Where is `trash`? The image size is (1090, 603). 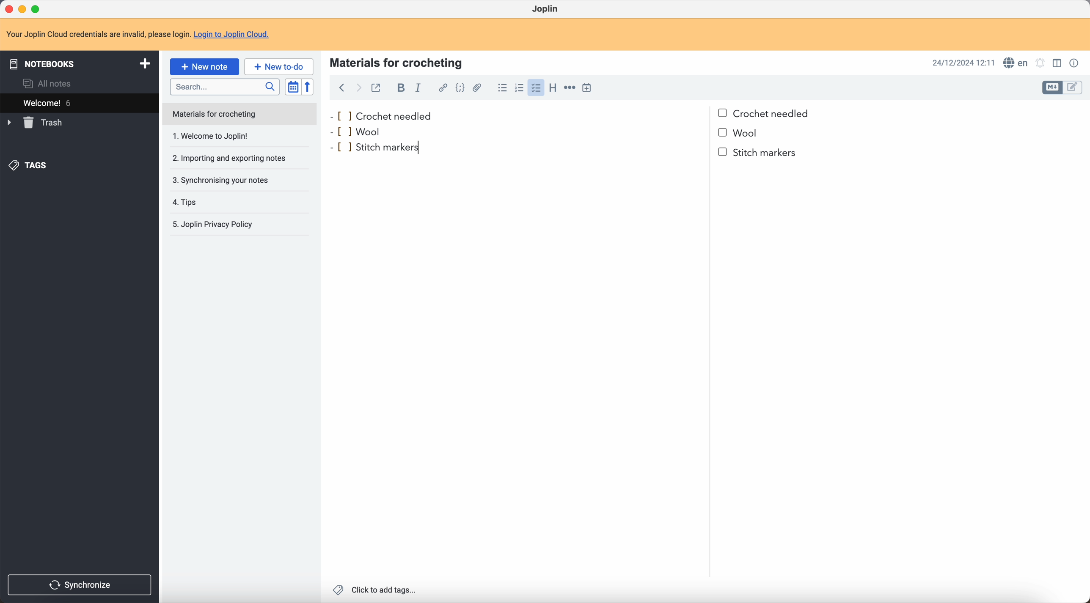
trash is located at coordinates (36, 123).